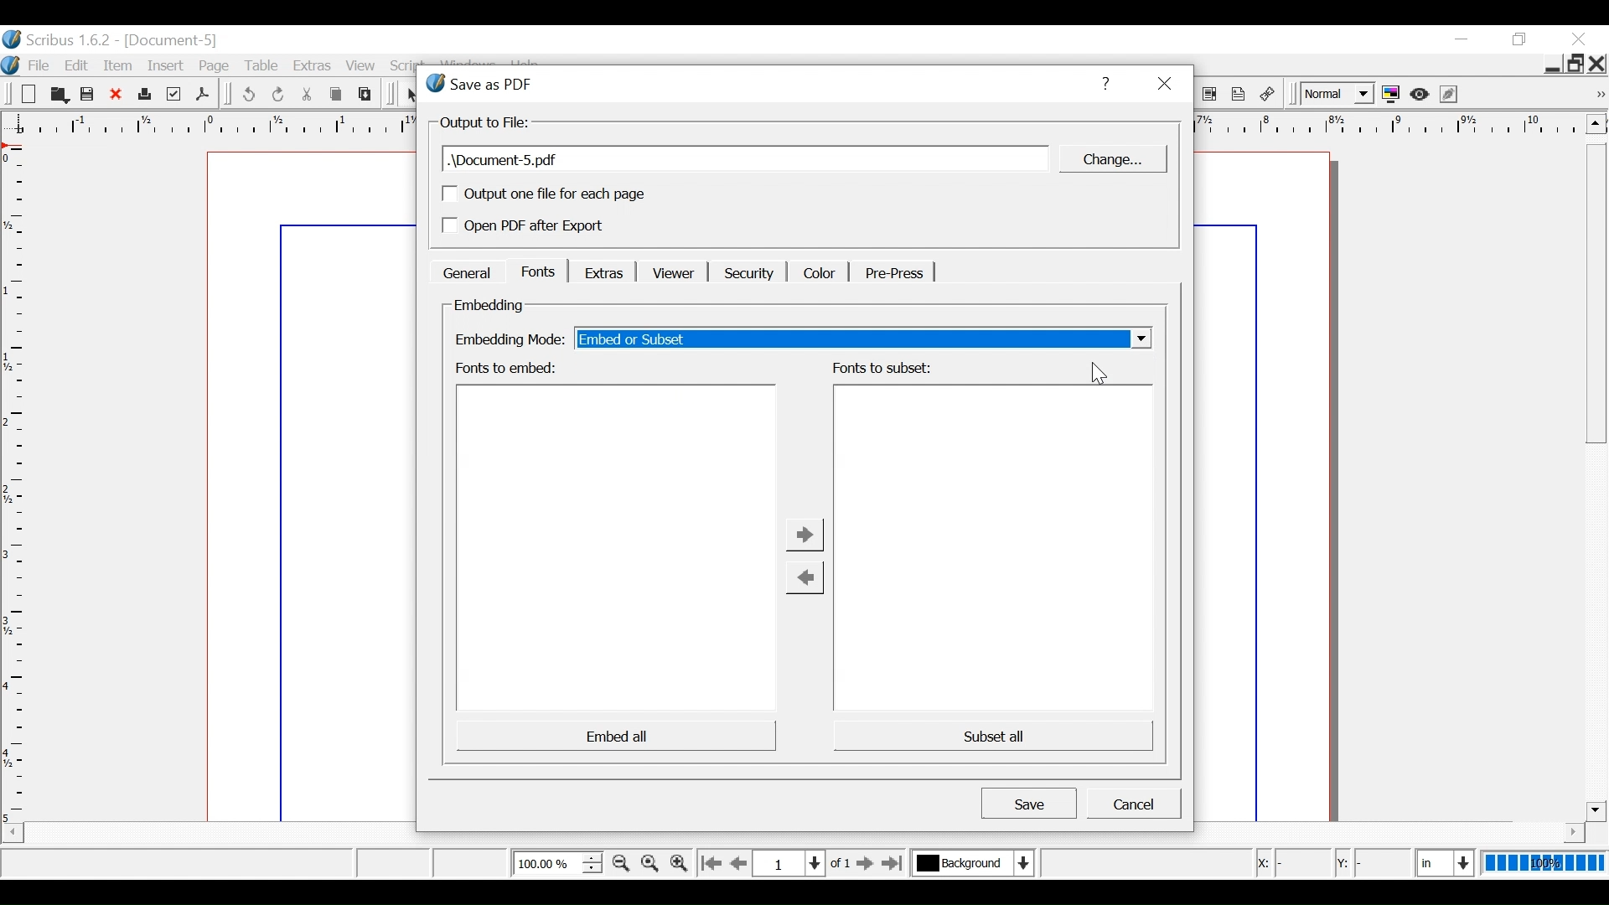  I want to click on Go to the next page, so click(867, 864).